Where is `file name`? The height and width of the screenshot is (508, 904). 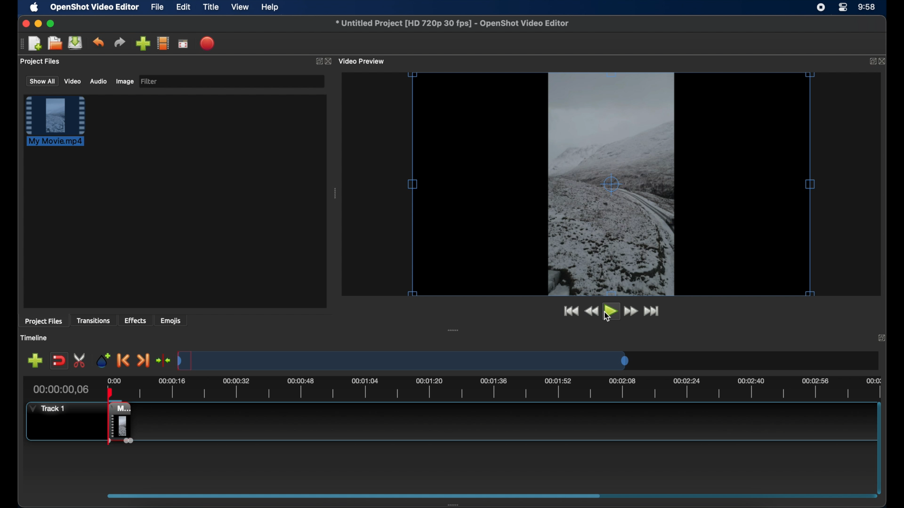 file name is located at coordinates (453, 24).